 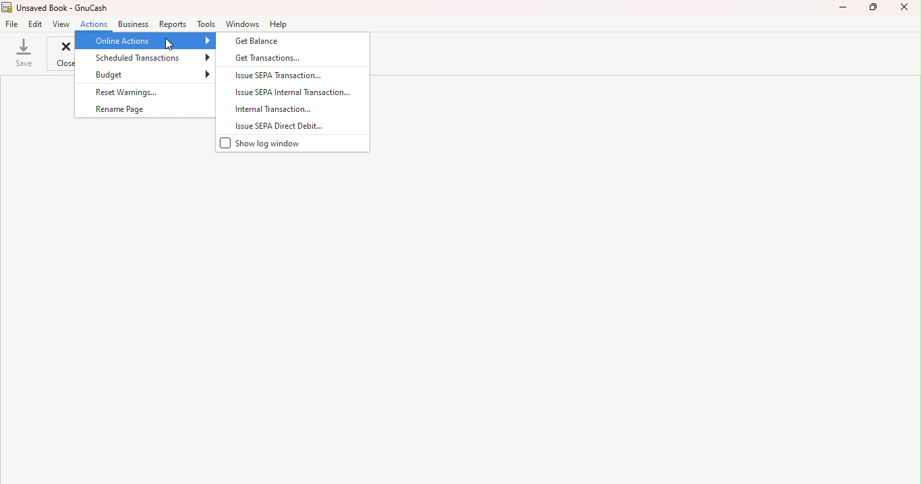 What do you see at coordinates (292, 109) in the screenshot?
I see `Internal transaction` at bounding box center [292, 109].